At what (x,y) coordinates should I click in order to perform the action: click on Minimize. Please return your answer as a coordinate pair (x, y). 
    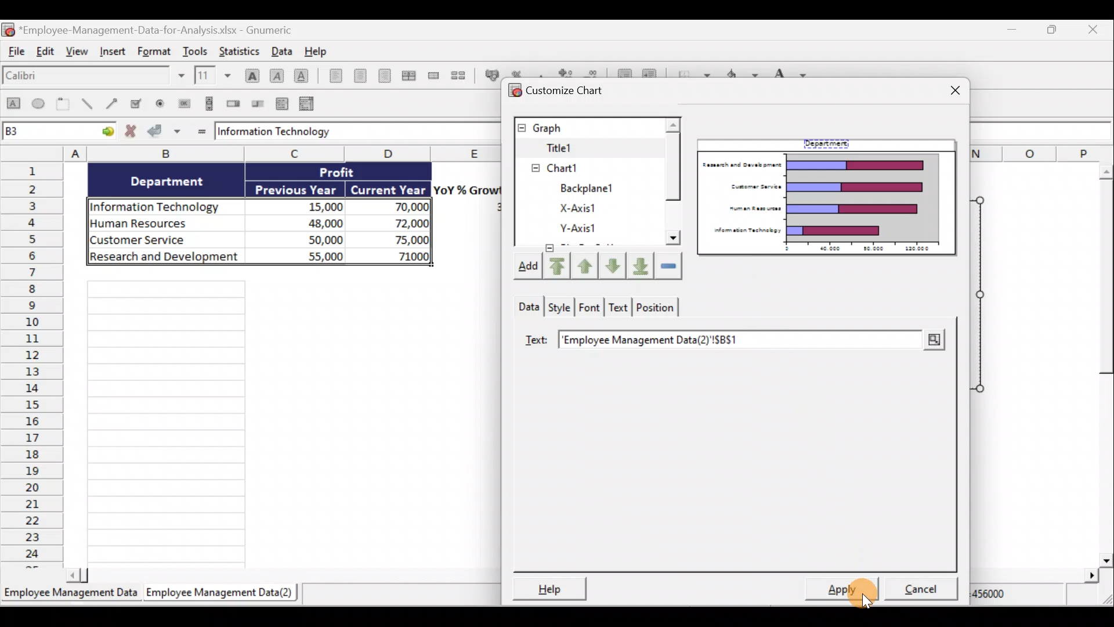
    Looking at the image, I should click on (1011, 31).